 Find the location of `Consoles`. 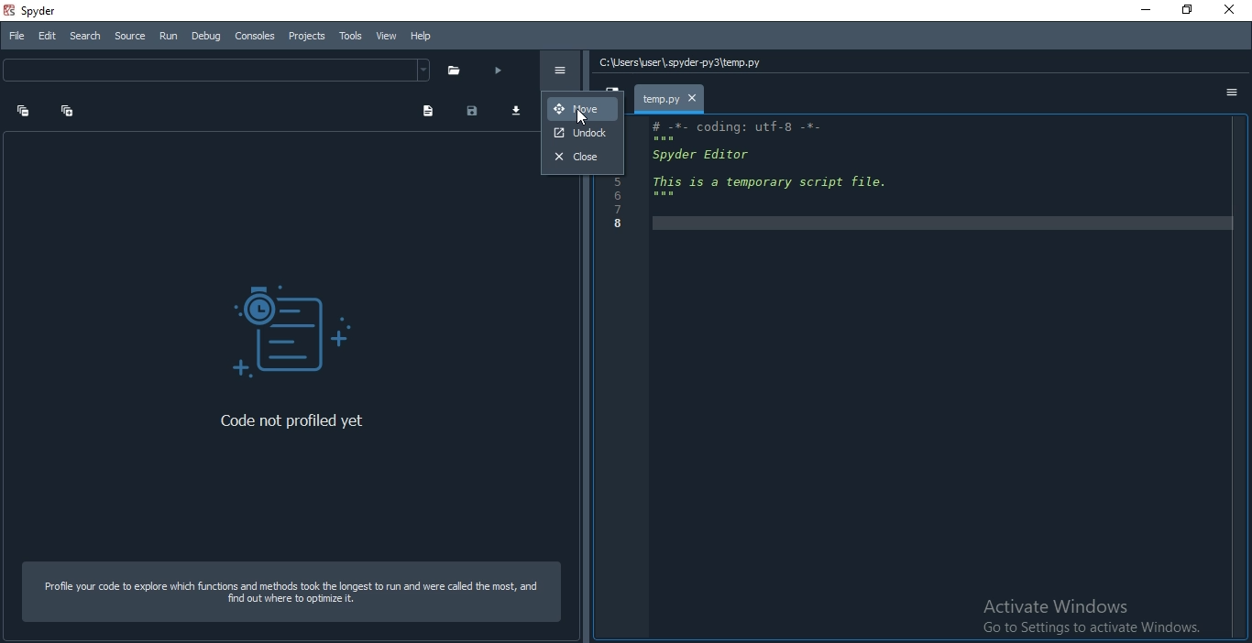

Consoles is located at coordinates (254, 37).